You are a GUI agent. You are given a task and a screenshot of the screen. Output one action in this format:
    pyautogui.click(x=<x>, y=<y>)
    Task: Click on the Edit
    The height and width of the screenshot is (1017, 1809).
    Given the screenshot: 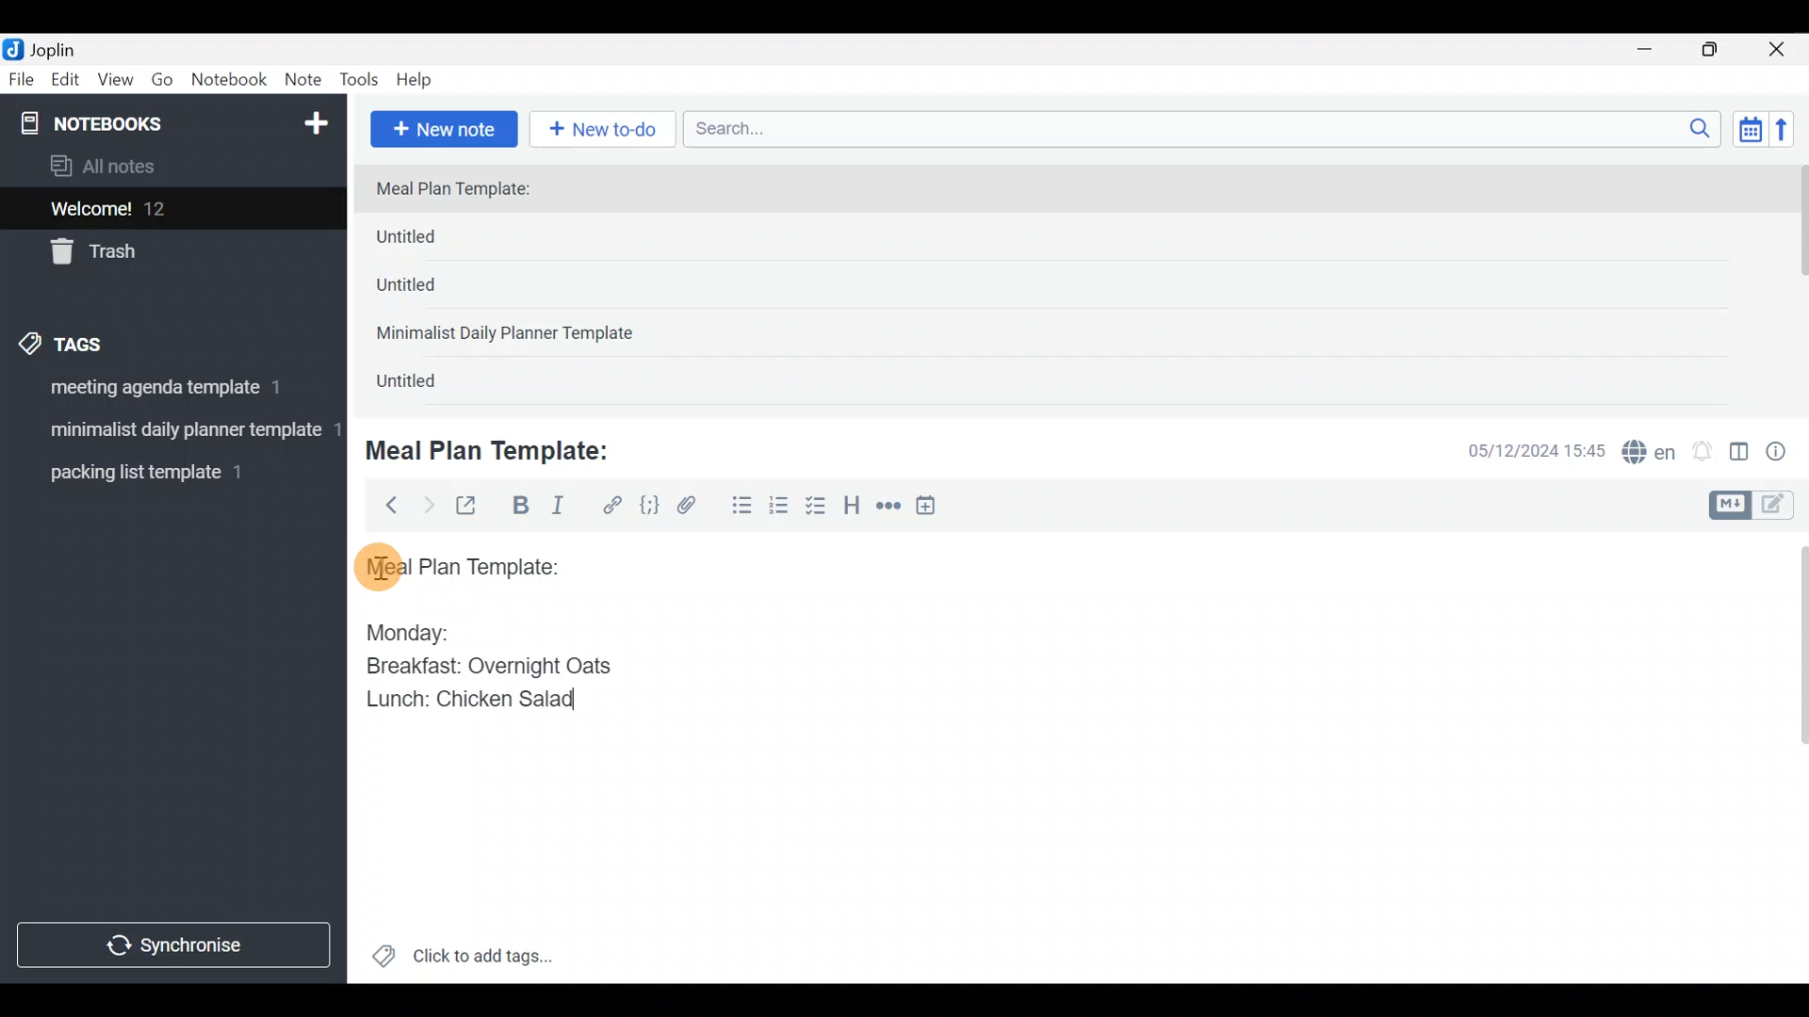 What is the action you would take?
    pyautogui.click(x=66, y=83)
    